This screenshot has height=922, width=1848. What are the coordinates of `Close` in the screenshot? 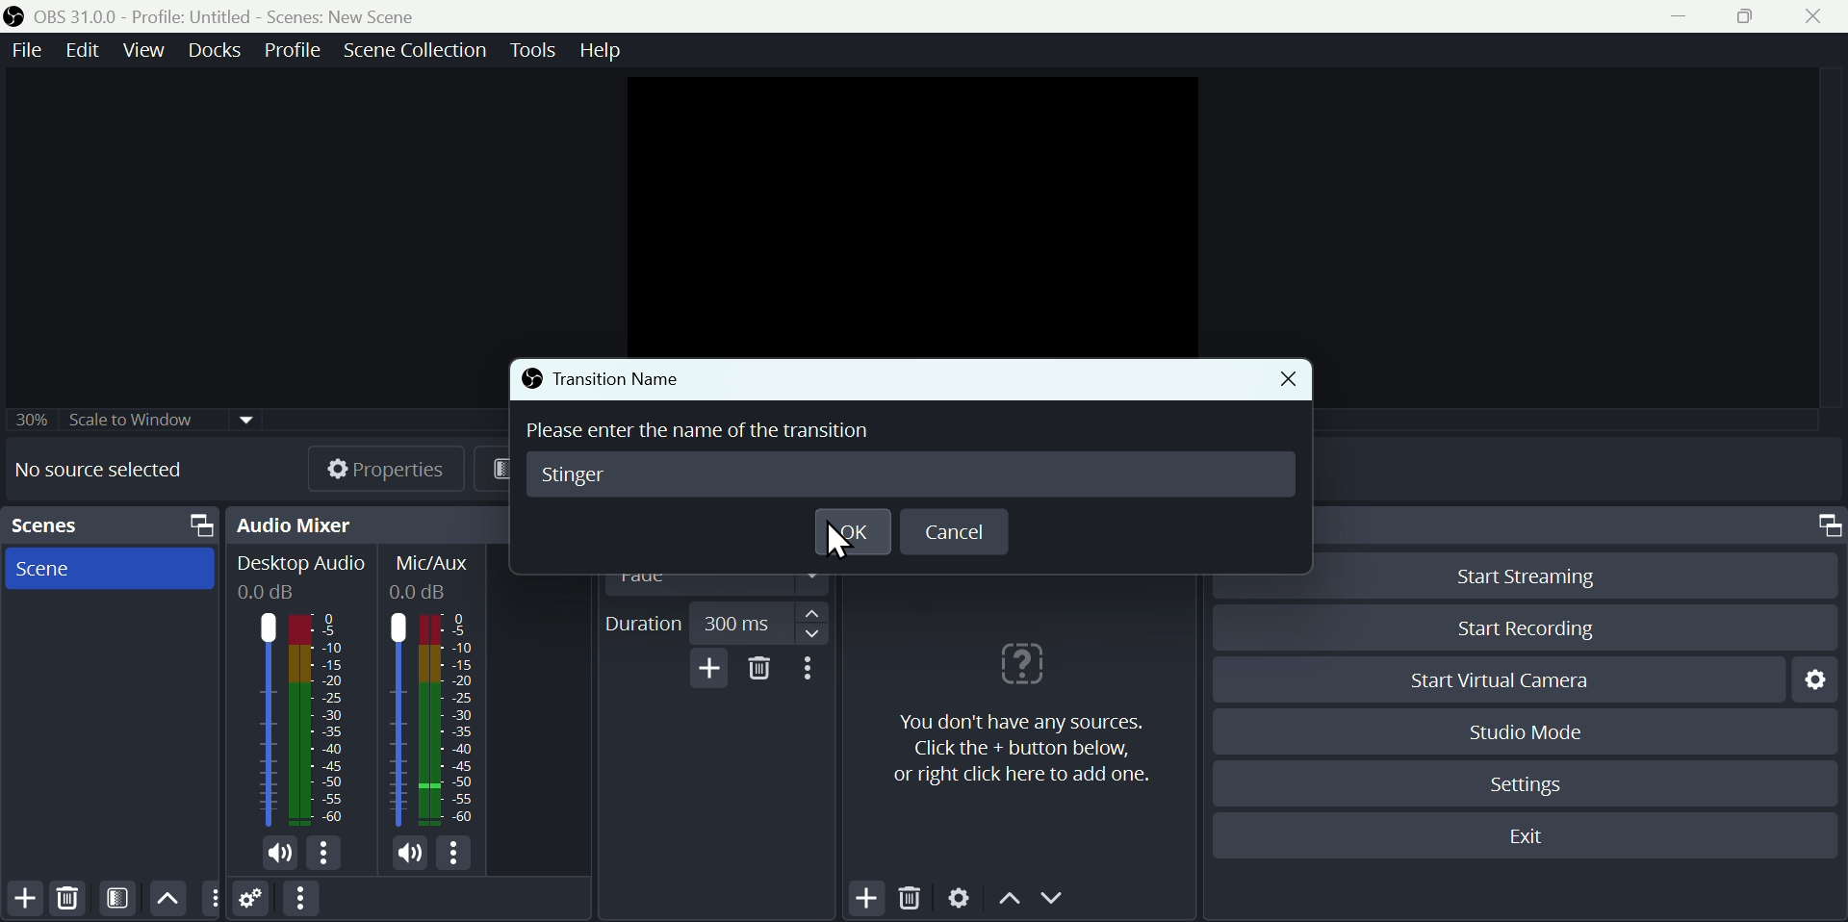 It's located at (1294, 377).